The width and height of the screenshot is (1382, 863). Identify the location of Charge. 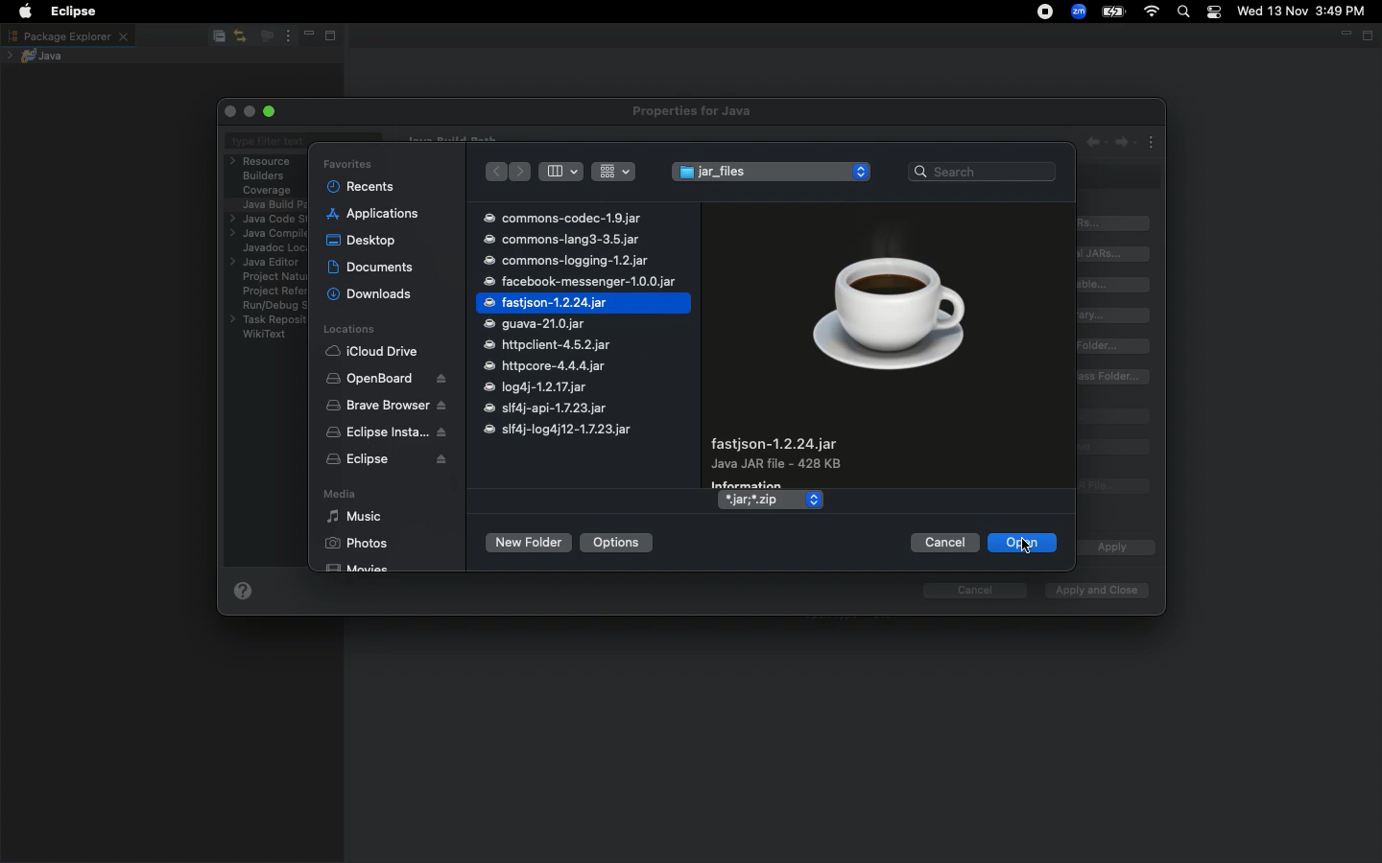
(1113, 12).